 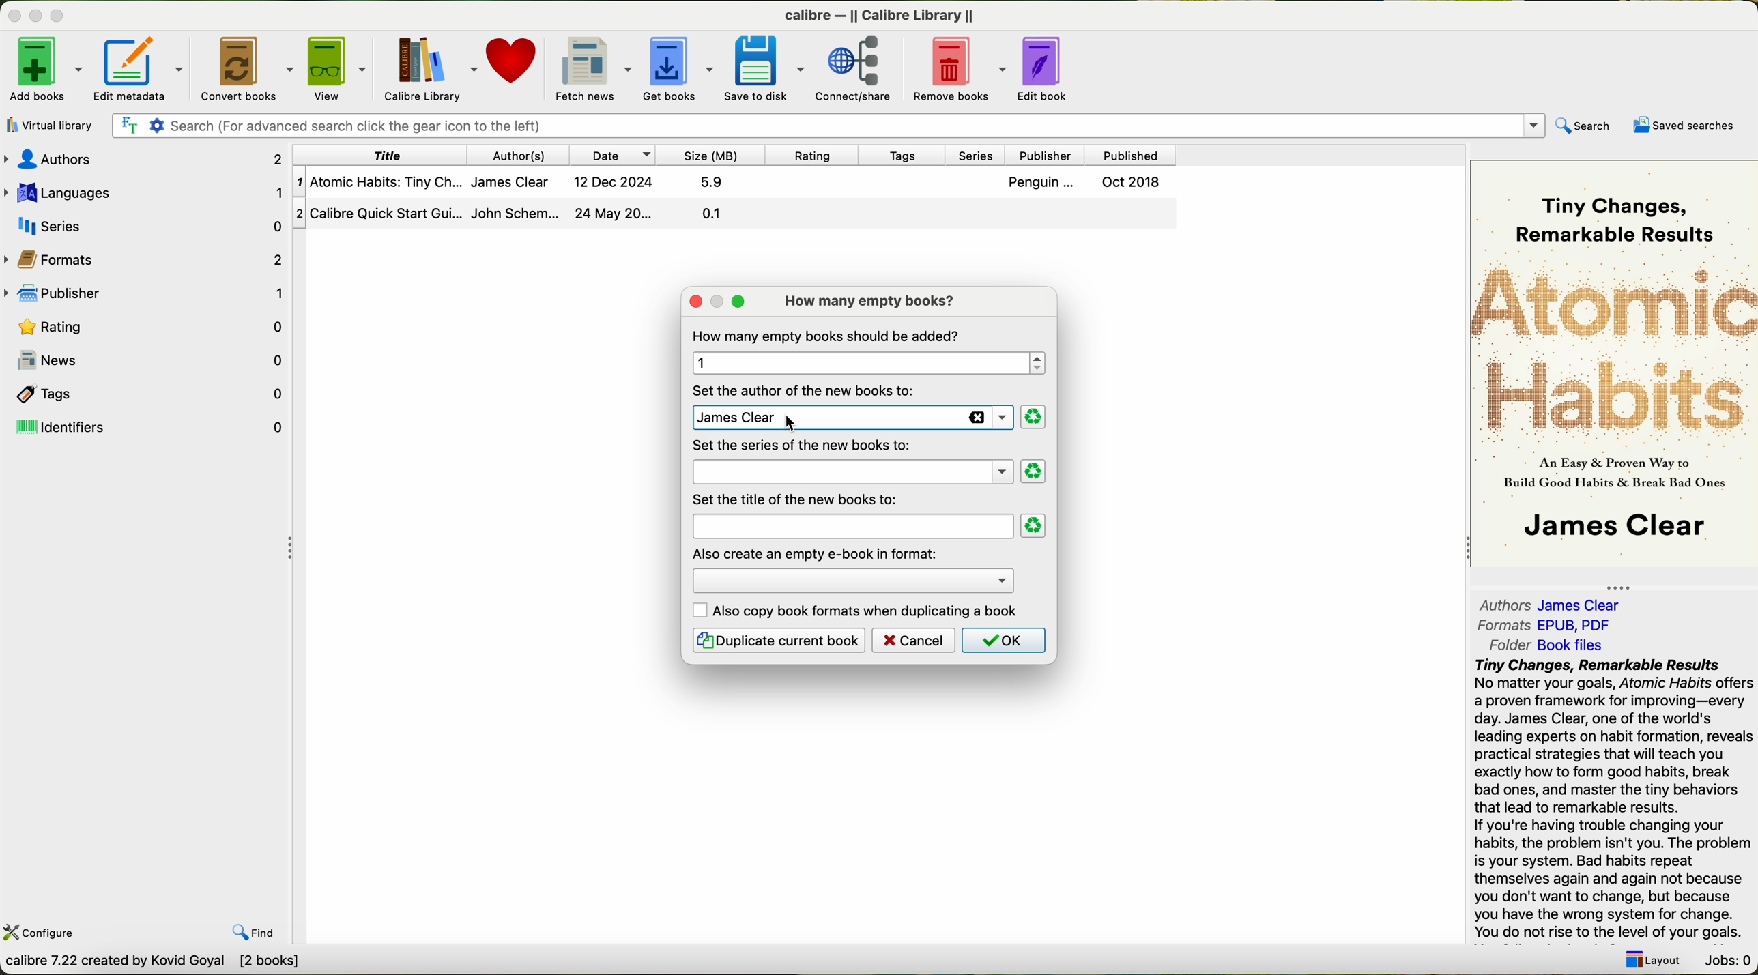 What do you see at coordinates (11, 11) in the screenshot?
I see `close program` at bounding box center [11, 11].